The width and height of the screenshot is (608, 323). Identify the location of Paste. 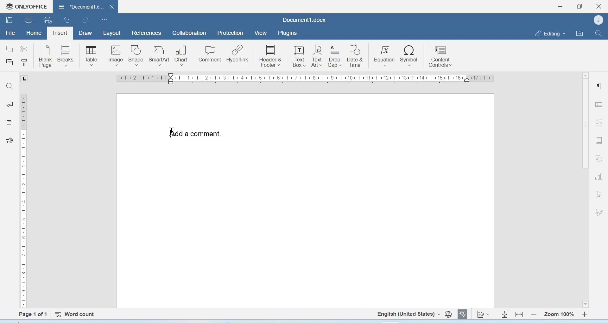
(10, 63).